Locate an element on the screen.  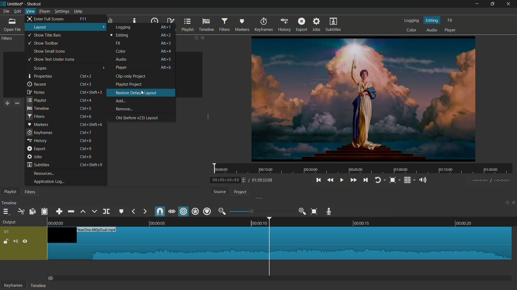
resources is located at coordinates (44, 173).